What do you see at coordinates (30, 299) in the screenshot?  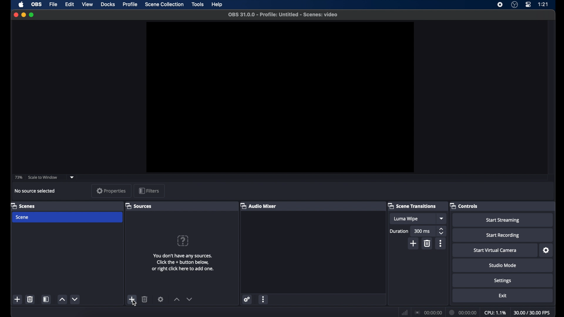 I see `delete` at bounding box center [30, 299].